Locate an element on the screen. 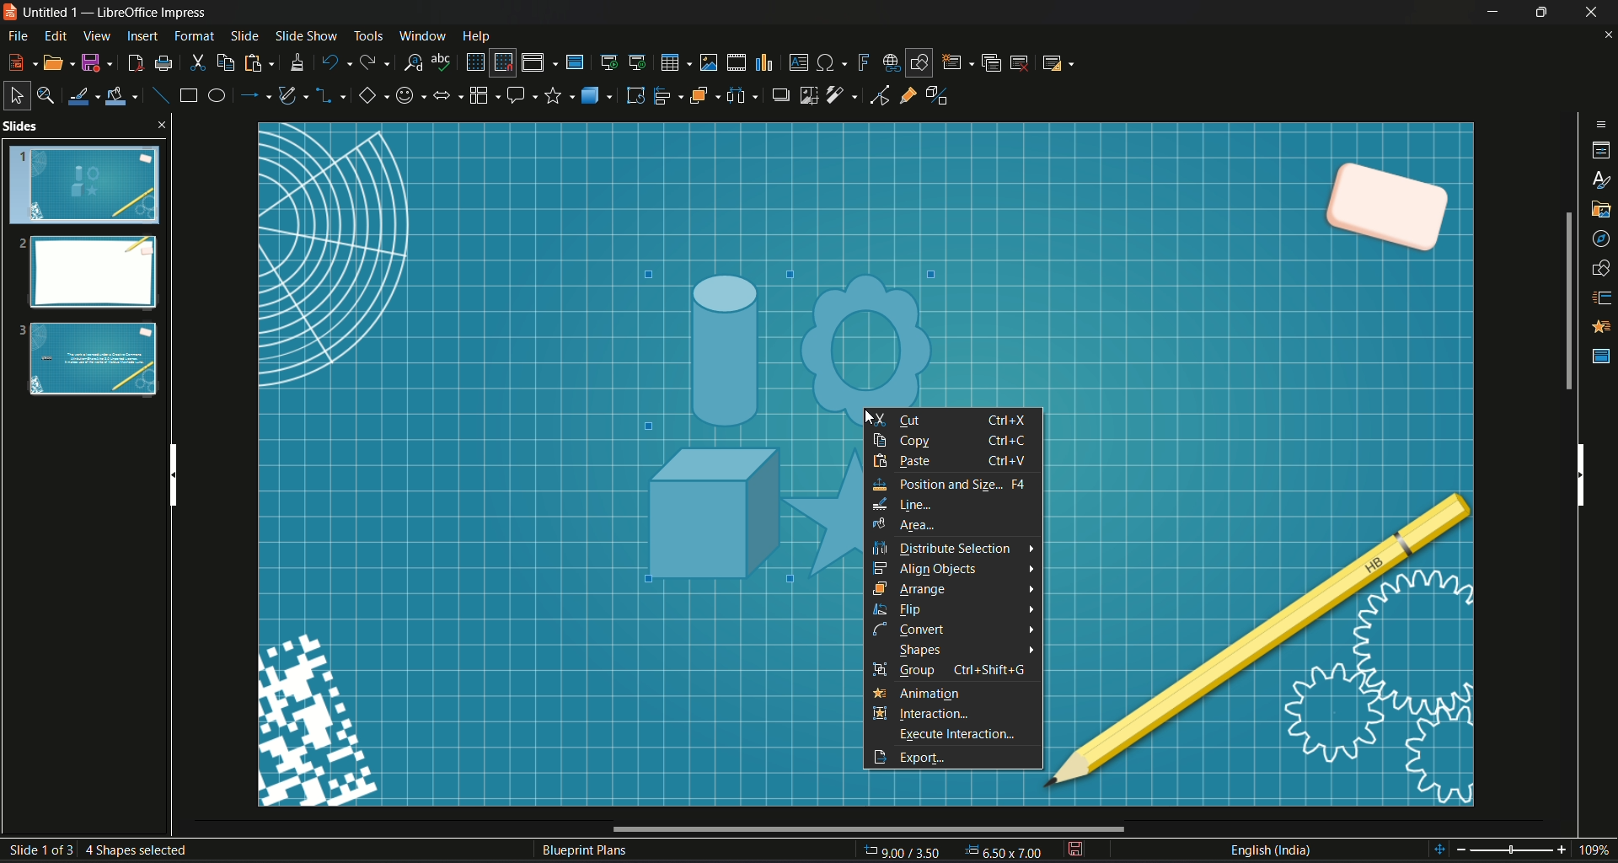 The height and width of the screenshot is (863, 1618). Page Dimensions is located at coordinates (955, 852).